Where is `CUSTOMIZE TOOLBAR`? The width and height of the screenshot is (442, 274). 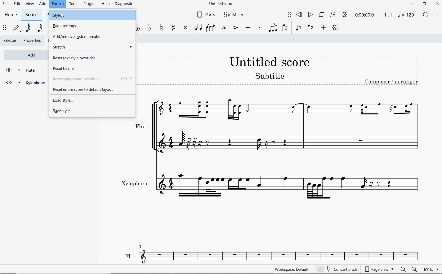 CUSTOMIZE TOOLBAR is located at coordinates (335, 28).